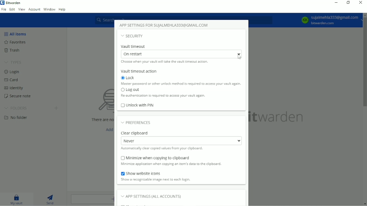 This screenshot has height=206, width=367. What do you see at coordinates (17, 87) in the screenshot?
I see `Identity` at bounding box center [17, 87].